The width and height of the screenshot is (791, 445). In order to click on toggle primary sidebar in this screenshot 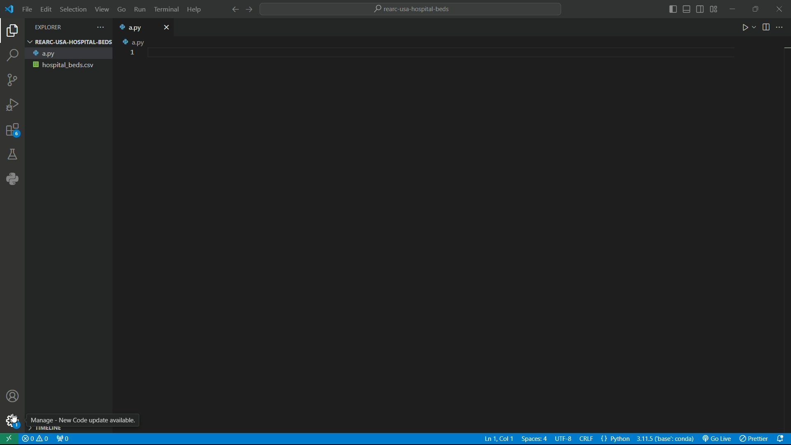, I will do `click(673, 10)`.